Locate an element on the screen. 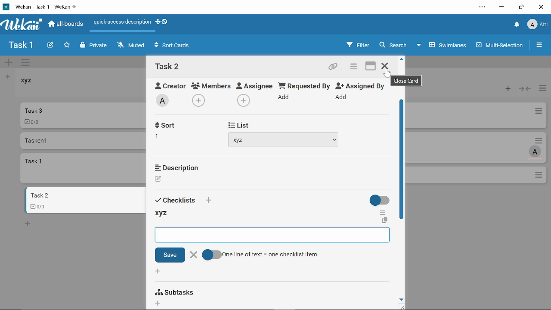 Image resolution: width=551 pixels, height=310 pixels. Vertical scrollbar is located at coordinates (402, 157).